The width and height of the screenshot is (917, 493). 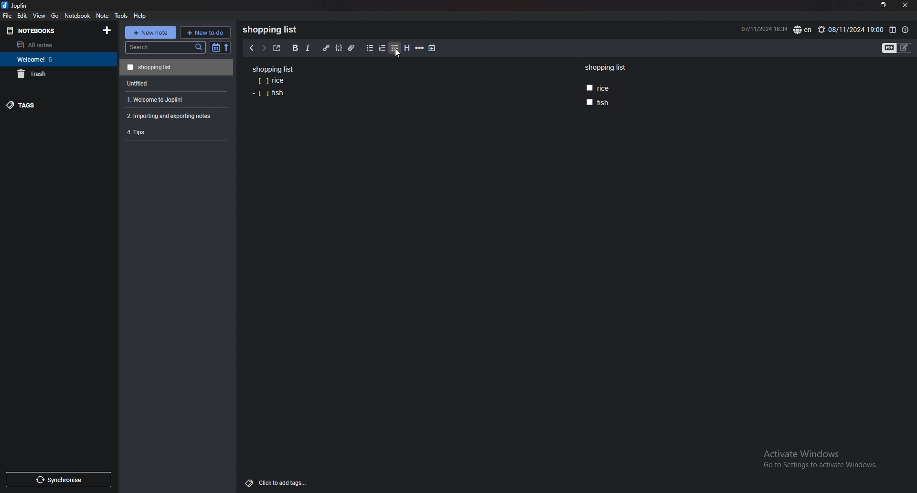 What do you see at coordinates (150, 32) in the screenshot?
I see `new note` at bounding box center [150, 32].